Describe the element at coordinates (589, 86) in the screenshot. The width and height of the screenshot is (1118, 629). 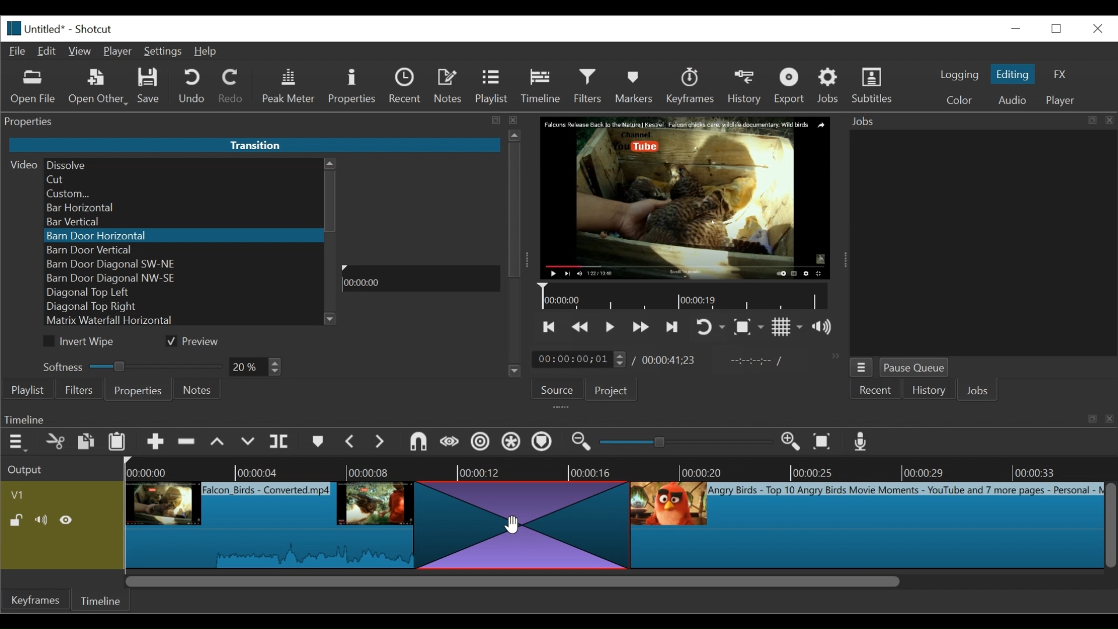
I see `Filters` at that location.